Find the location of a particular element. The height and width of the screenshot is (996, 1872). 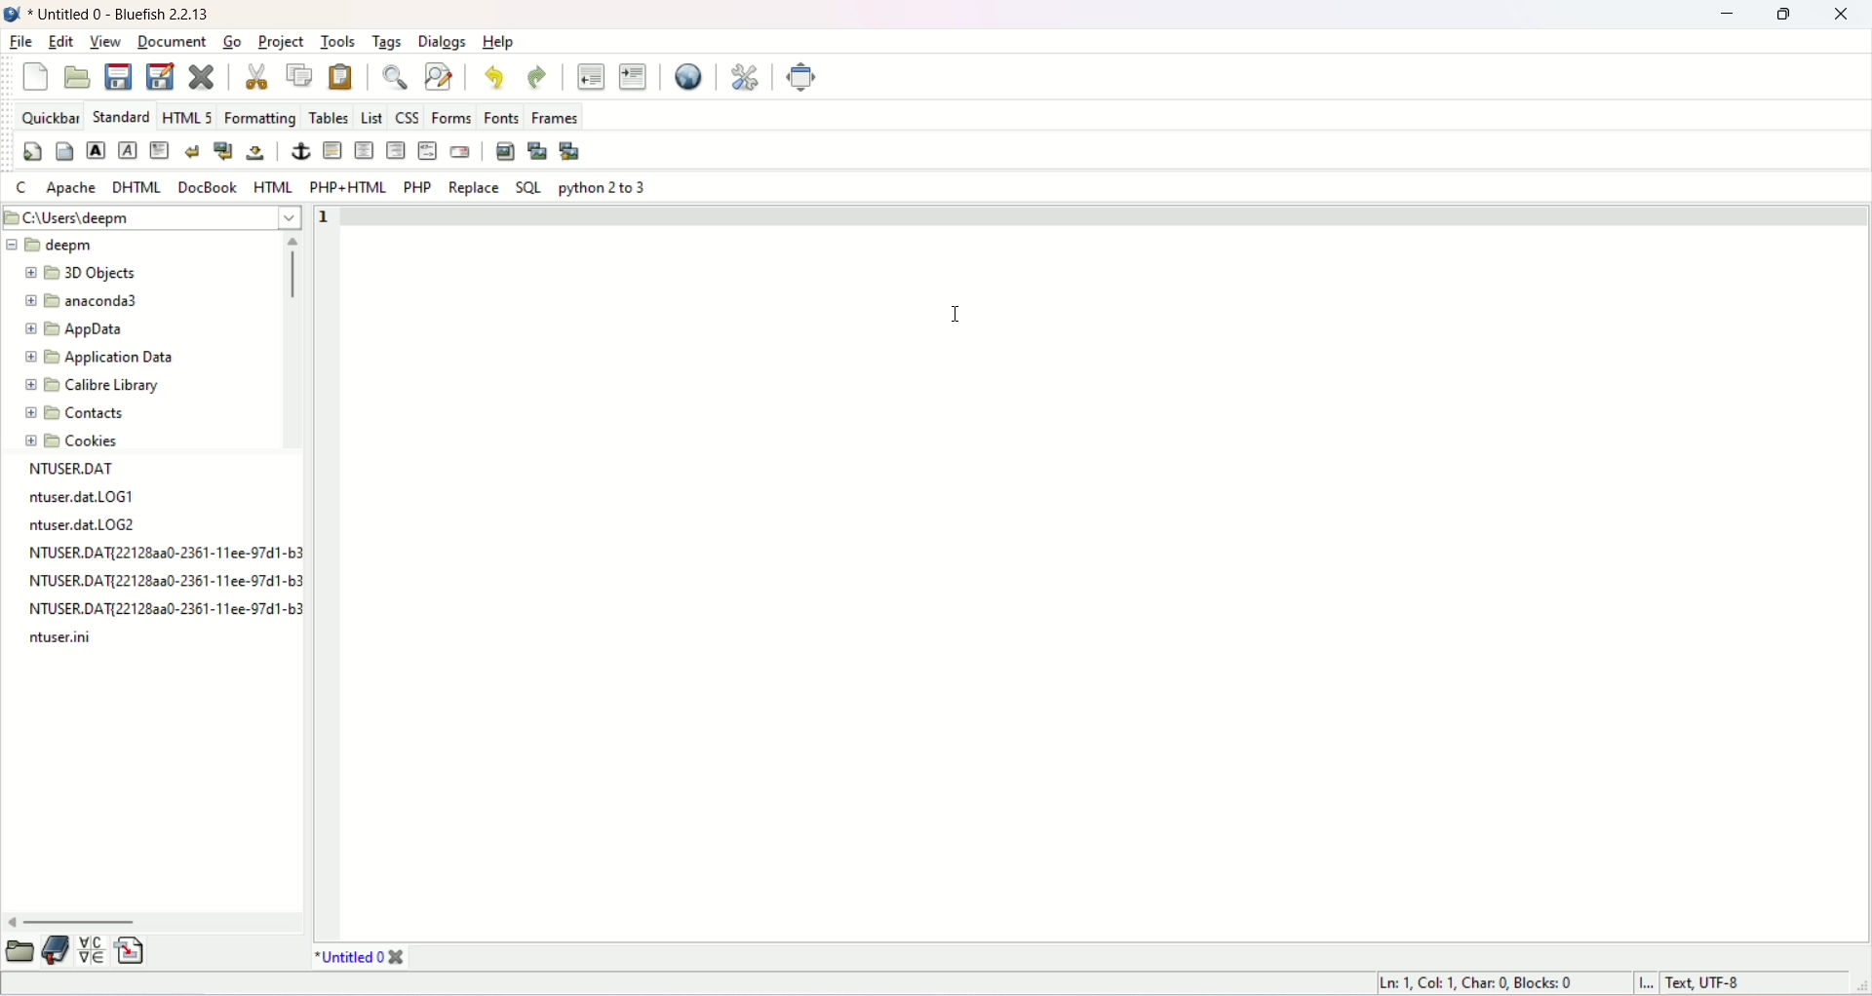

cut is located at coordinates (248, 79).